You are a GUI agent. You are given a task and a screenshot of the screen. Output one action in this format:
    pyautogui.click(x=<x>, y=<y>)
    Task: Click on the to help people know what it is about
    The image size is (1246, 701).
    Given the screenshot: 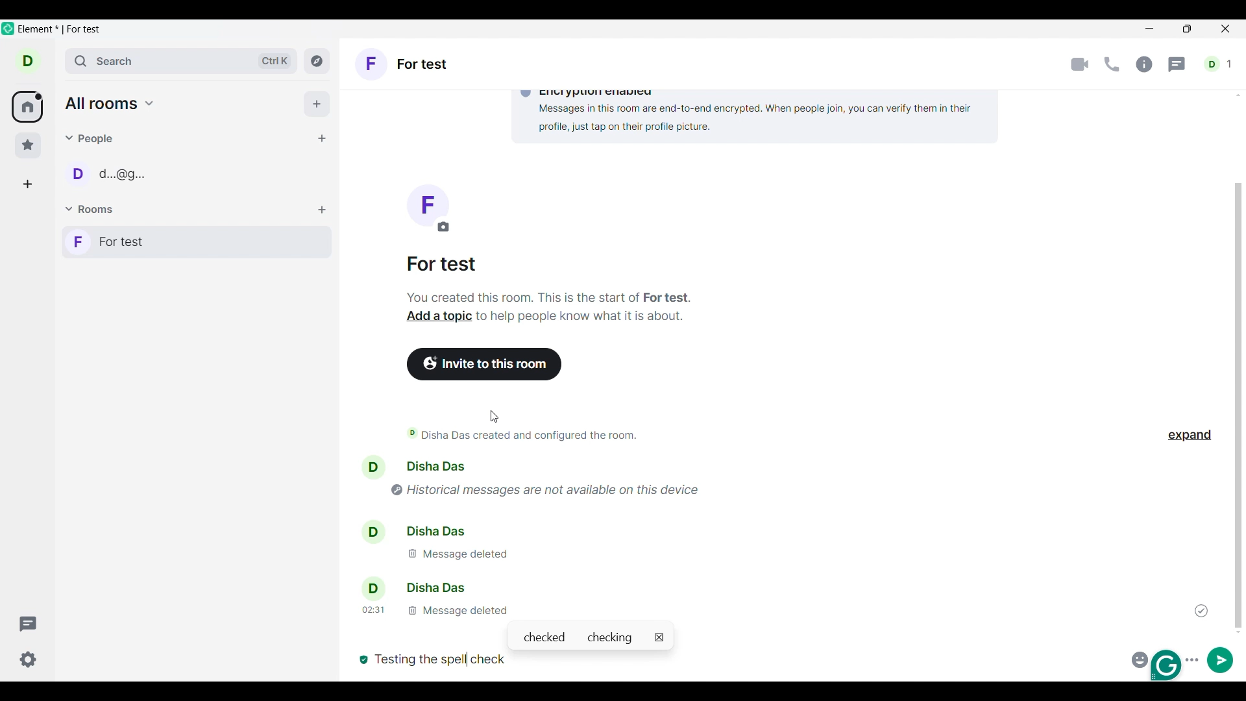 What is the action you would take?
    pyautogui.click(x=582, y=319)
    